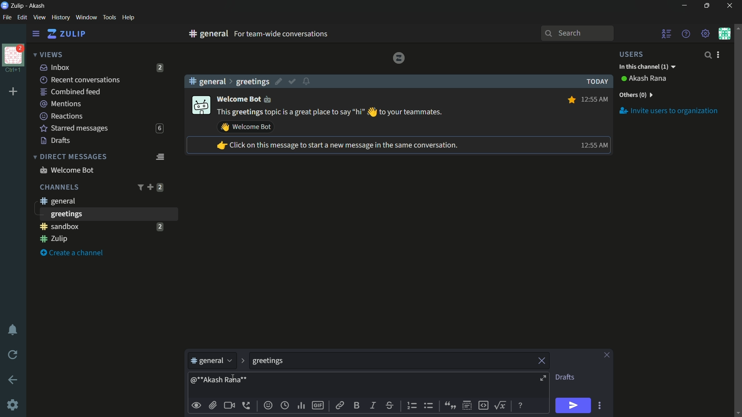 The image size is (742, 417). Describe the element at coordinates (70, 92) in the screenshot. I see `combined feed` at that location.